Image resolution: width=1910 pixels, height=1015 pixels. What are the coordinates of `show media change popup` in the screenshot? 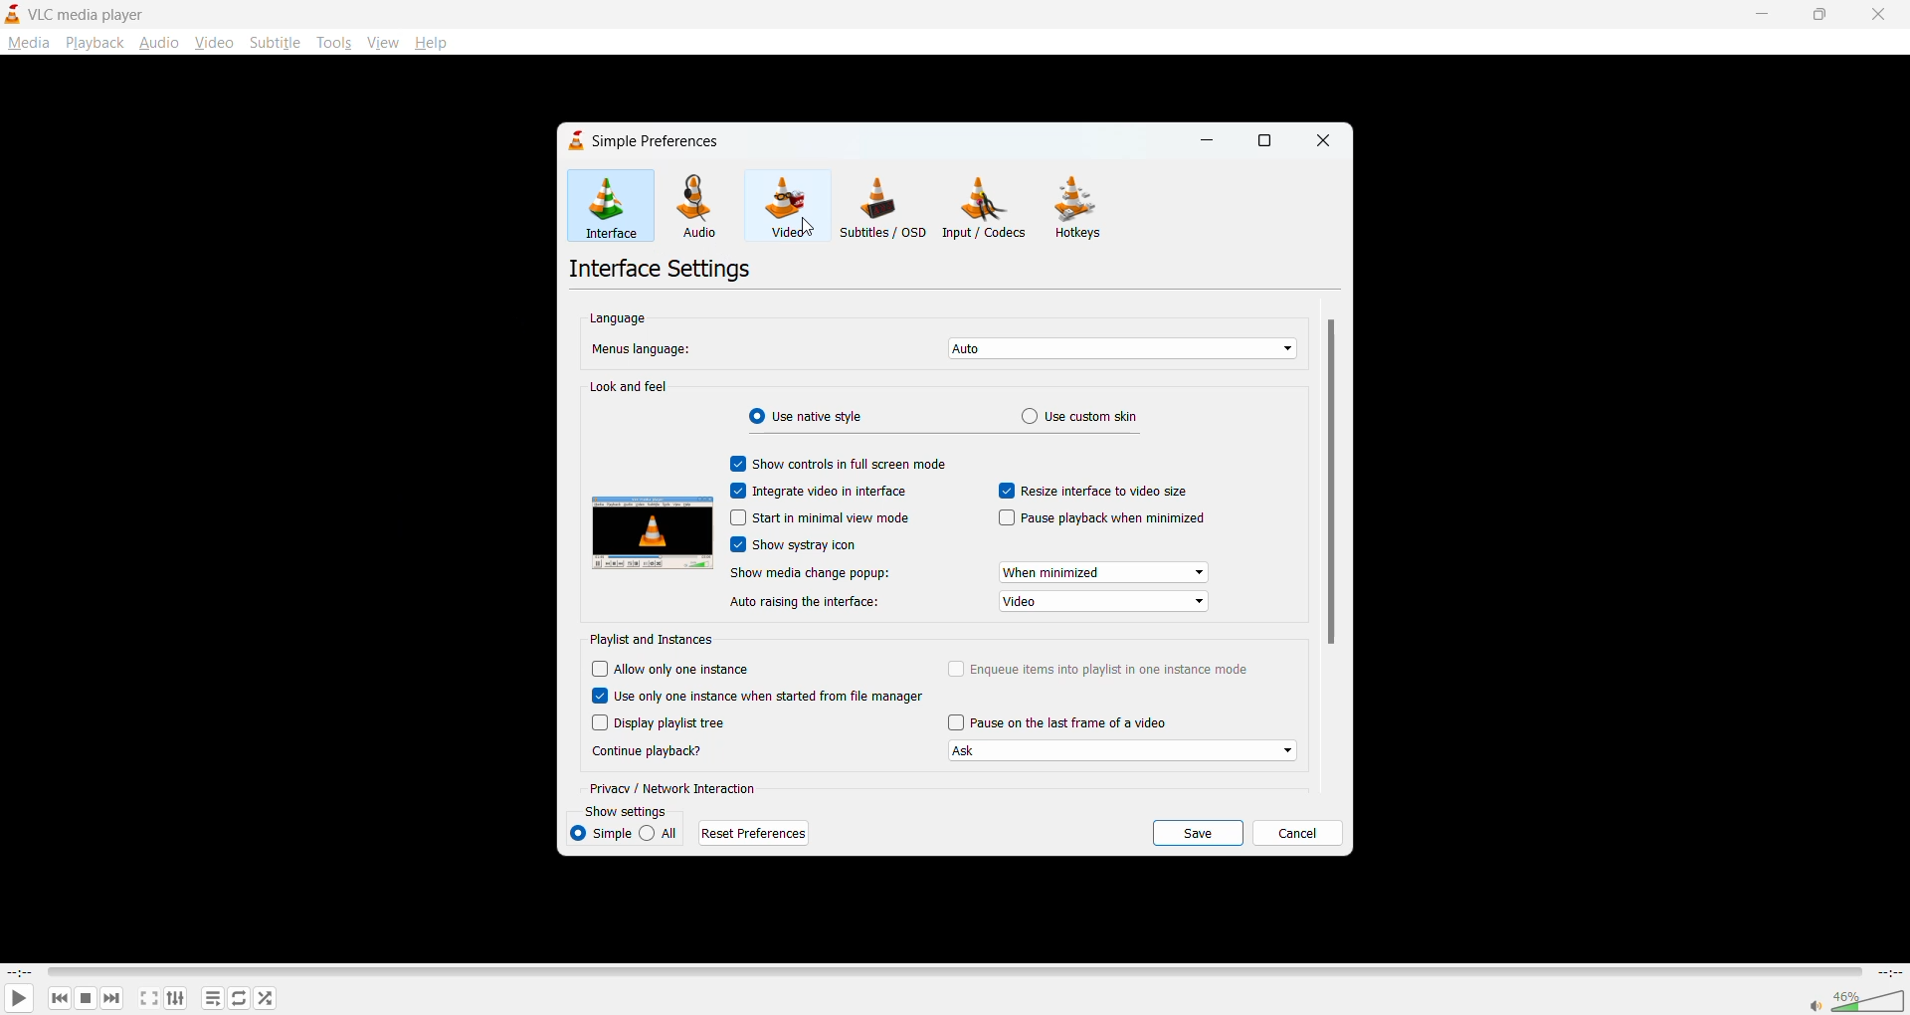 It's located at (968, 572).